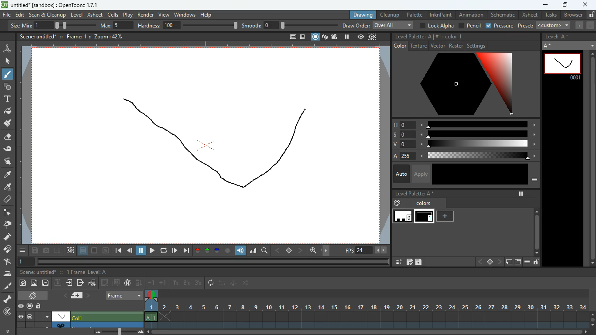 Image resolution: width=596 pixels, height=335 pixels. What do you see at coordinates (591, 14) in the screenshot?
I see `unlock` at bounding box center [591, 14].